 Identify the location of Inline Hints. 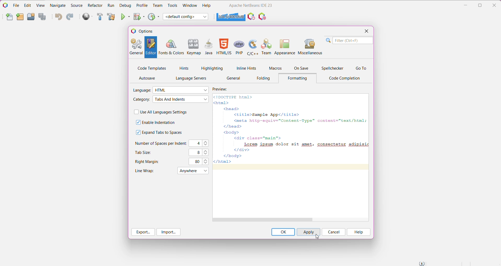
(246, 68).